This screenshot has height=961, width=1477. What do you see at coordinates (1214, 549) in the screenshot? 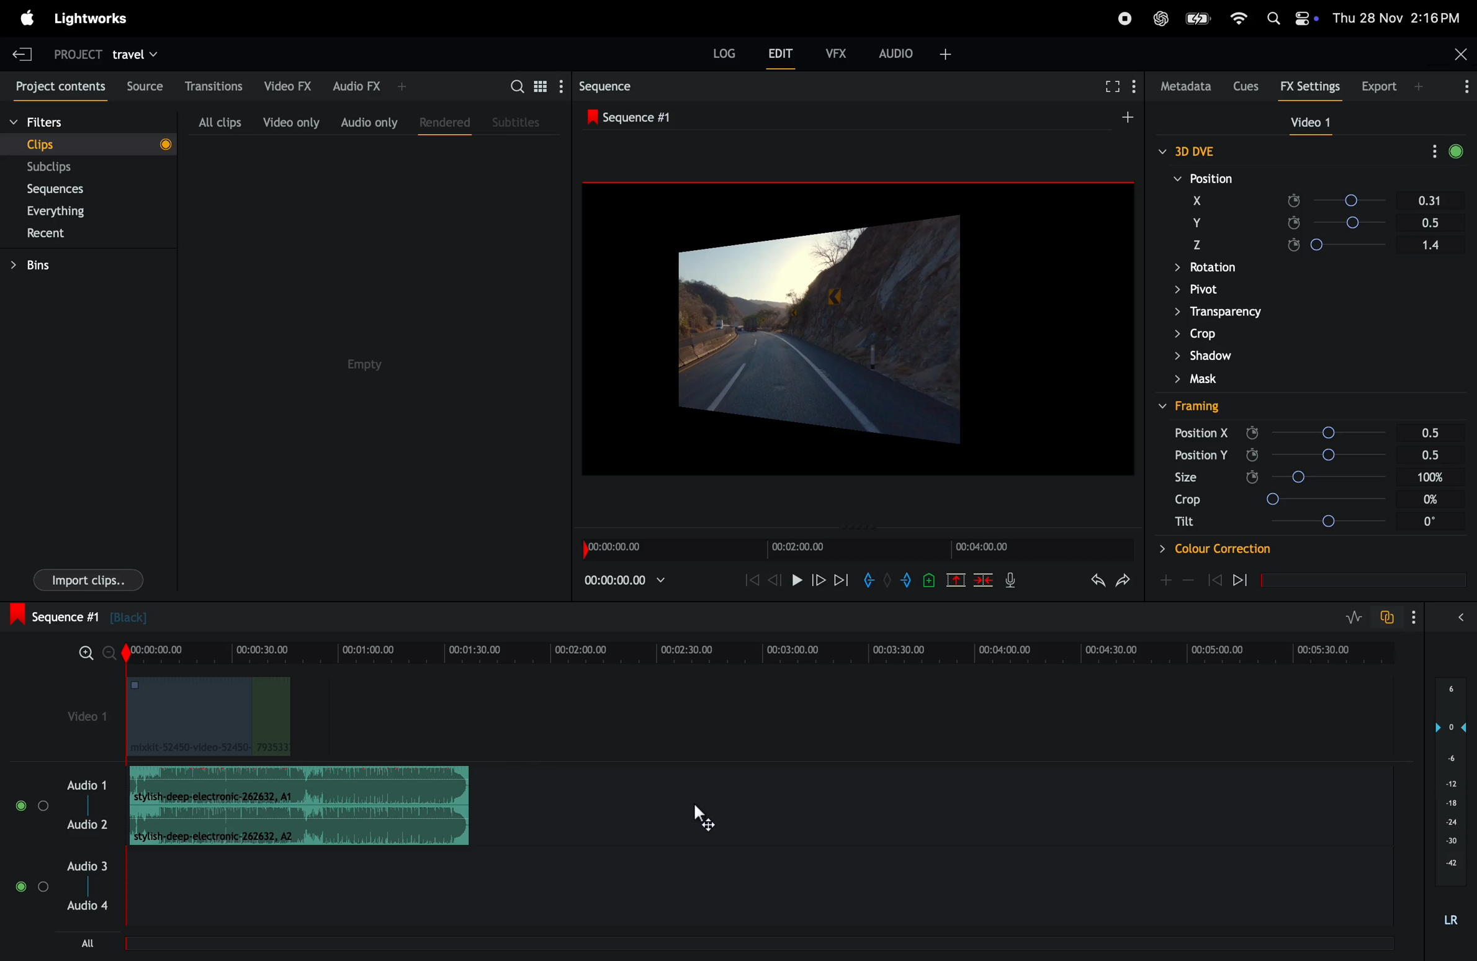
I see `` at bounding box center [1214, 549].